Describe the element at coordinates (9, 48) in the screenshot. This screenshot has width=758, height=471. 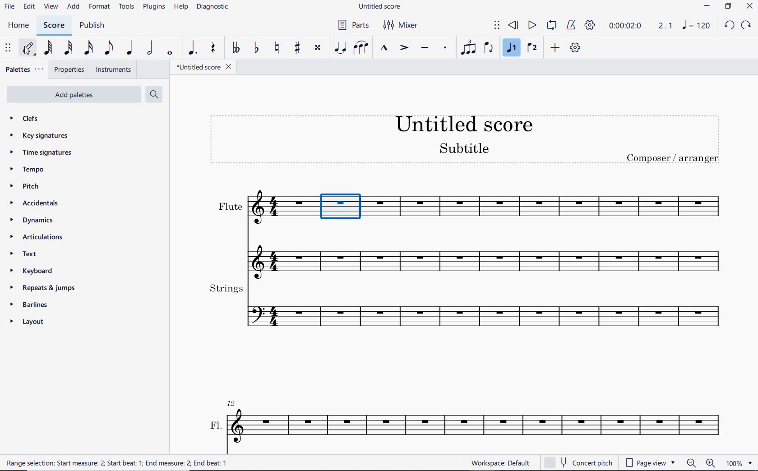
I see `SELECT TO MOVE` at that location.